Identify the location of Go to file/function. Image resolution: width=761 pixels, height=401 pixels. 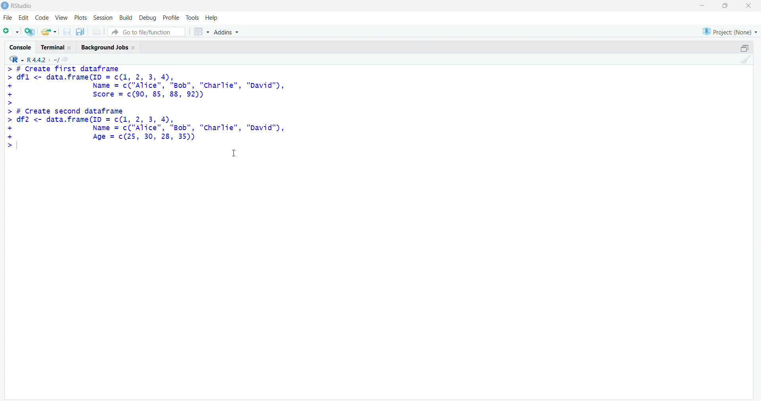
(147, 32).